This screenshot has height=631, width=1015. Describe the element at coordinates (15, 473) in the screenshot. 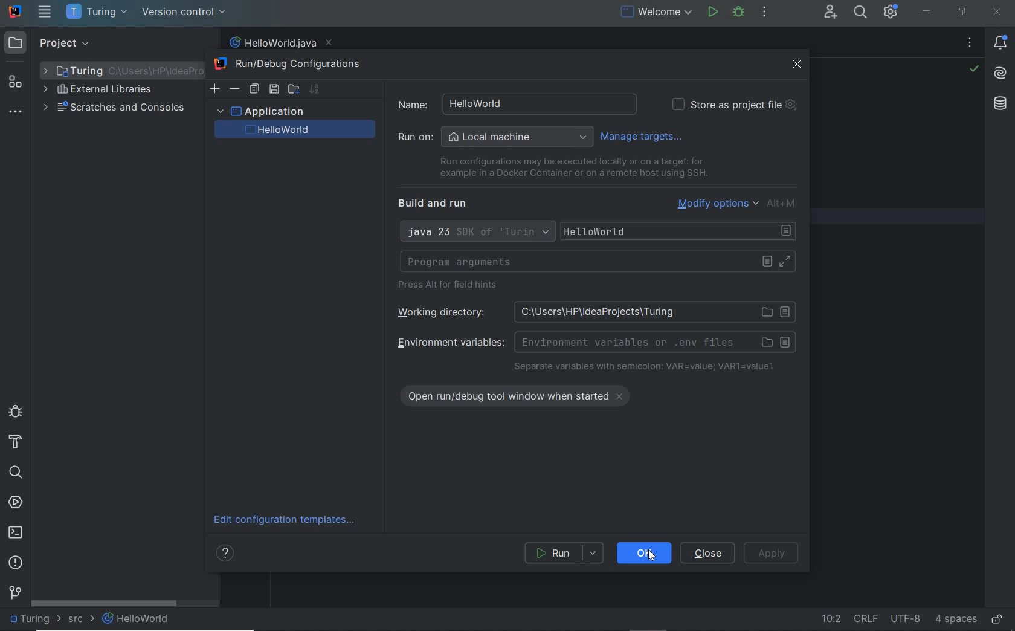

I see `search` at that location.